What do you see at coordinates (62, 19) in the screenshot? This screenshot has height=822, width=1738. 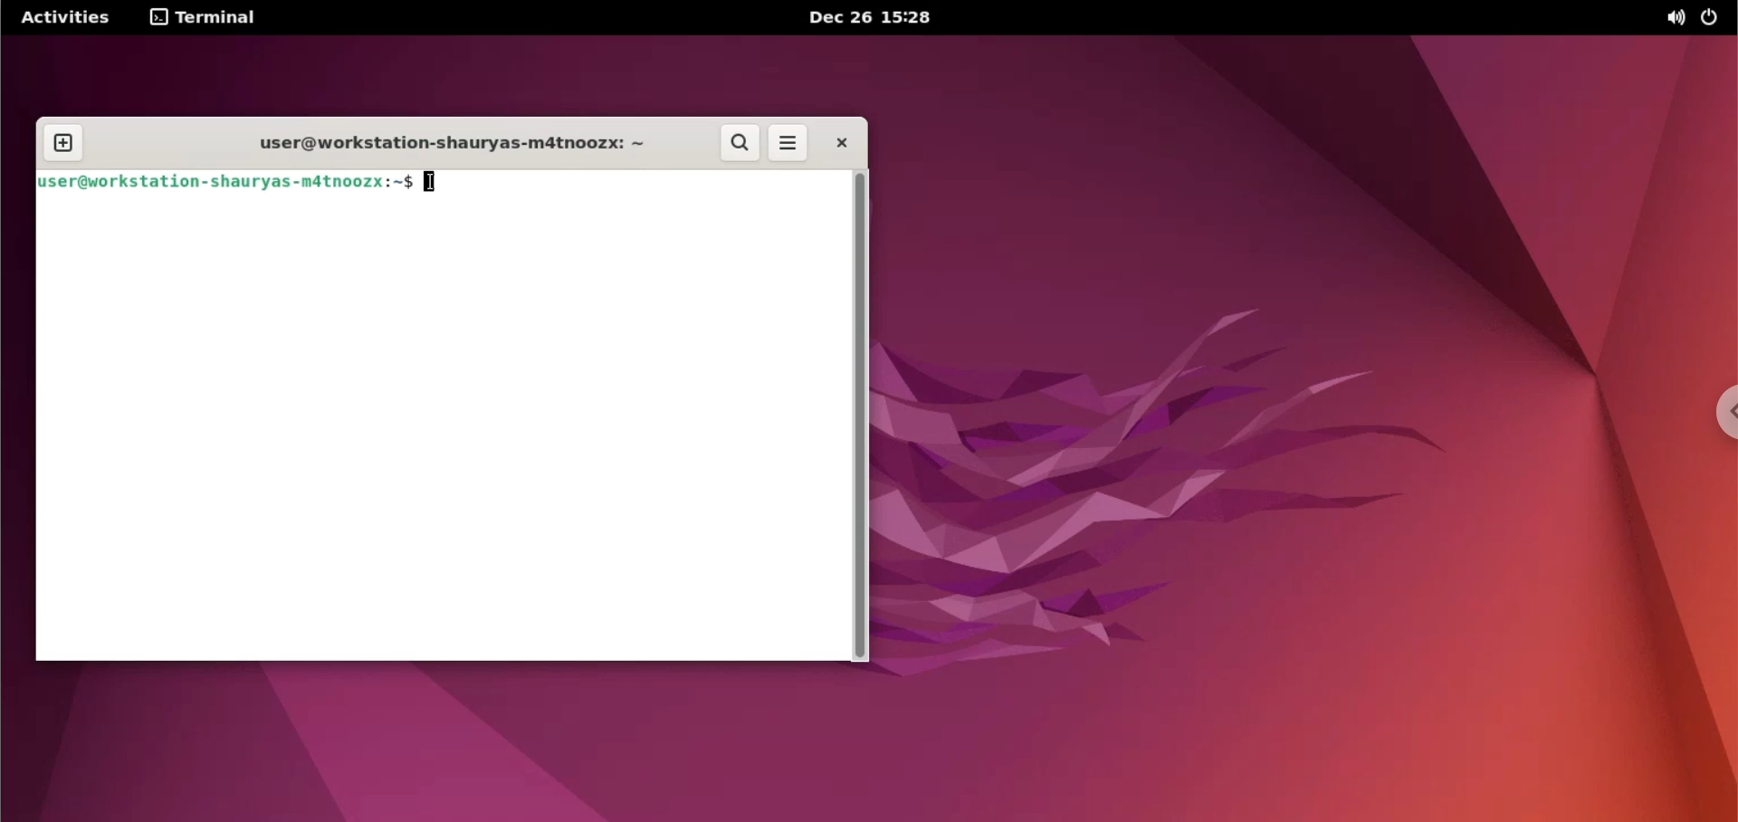 I see `Activities` at bounding box center [62, 19].